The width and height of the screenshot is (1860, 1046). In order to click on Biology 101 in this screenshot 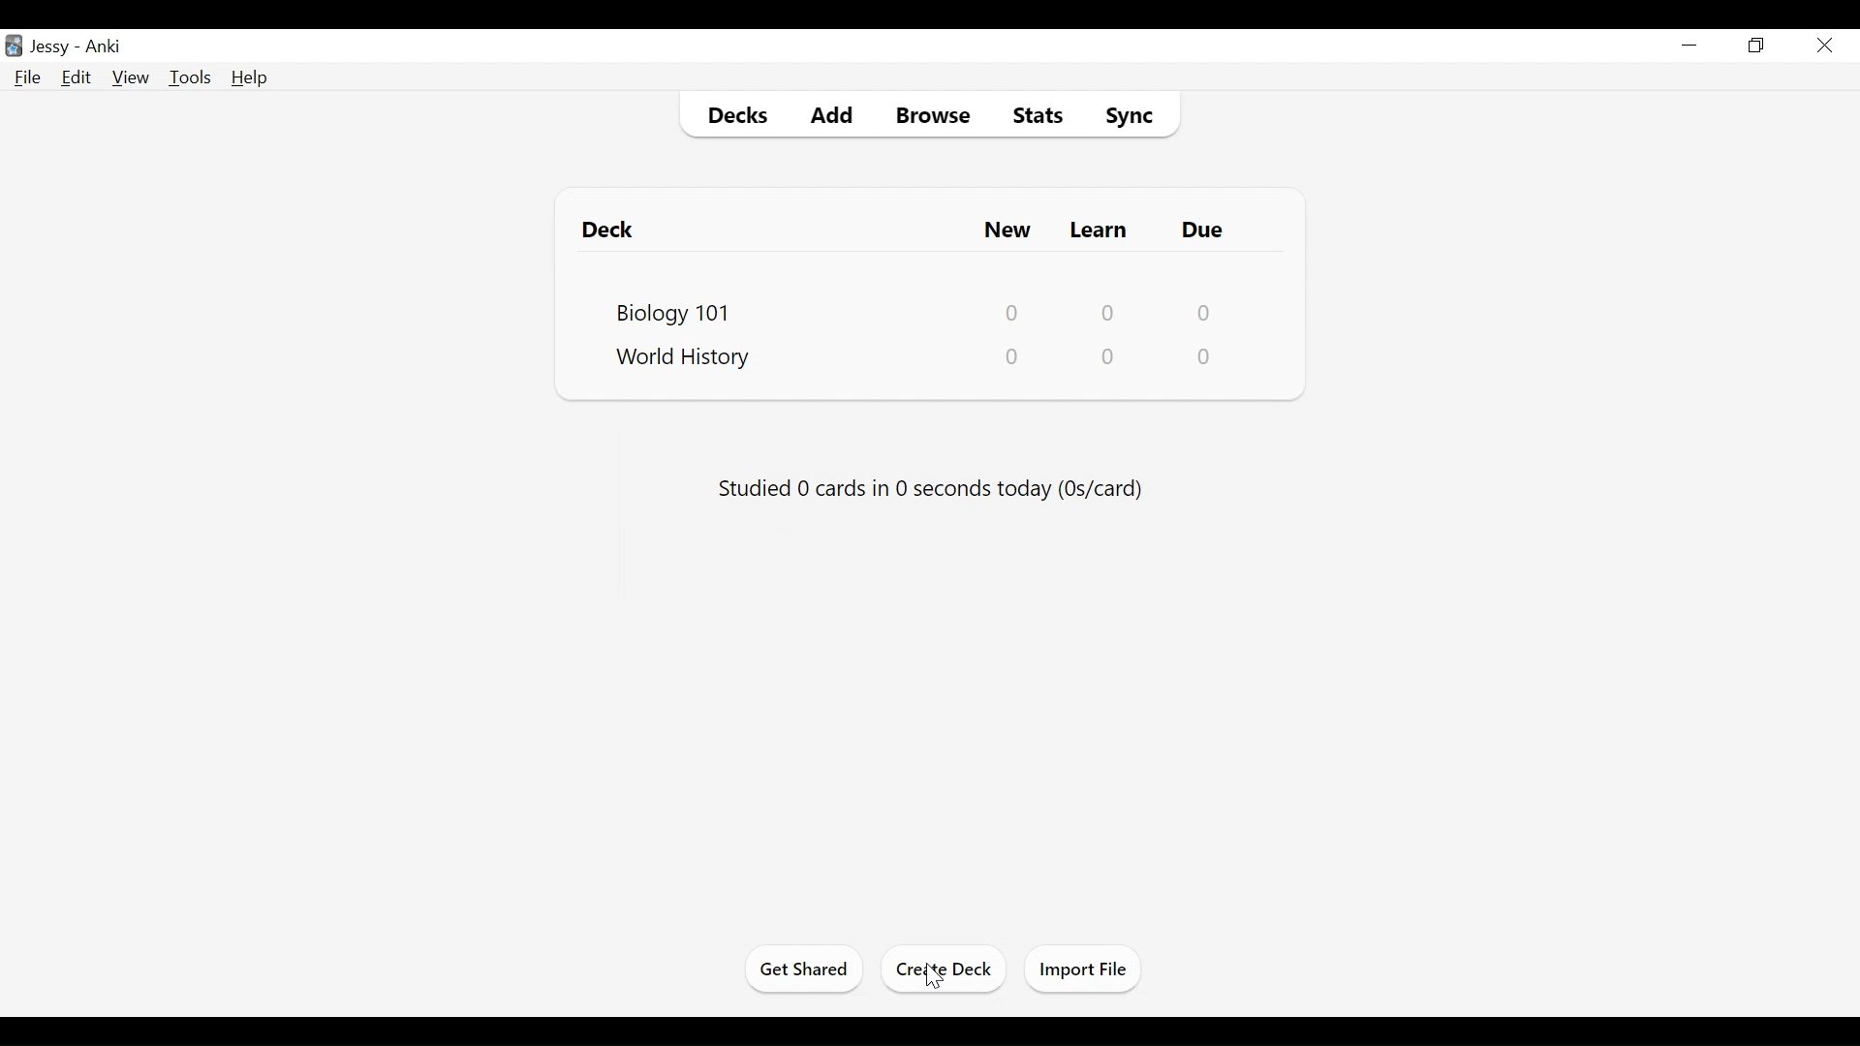, I will do `click(671, 311)`.